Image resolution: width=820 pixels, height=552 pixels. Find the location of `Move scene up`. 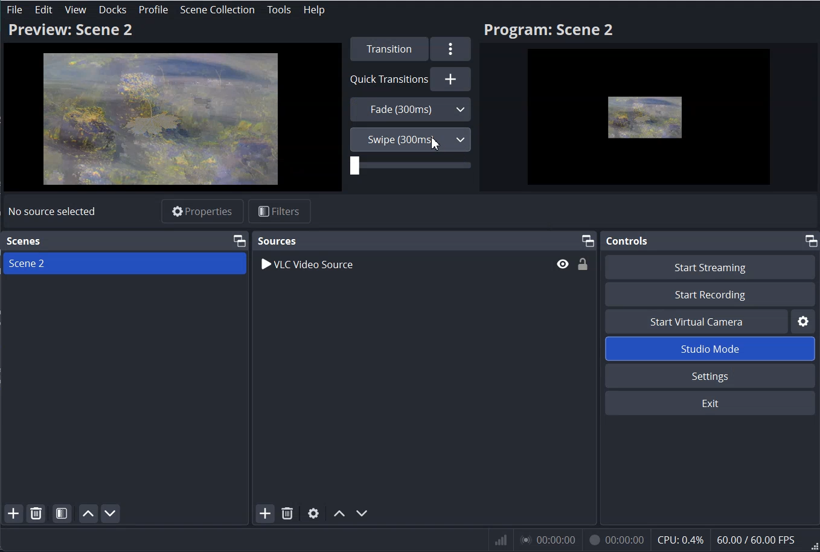

Move scene up is located at coordinates (88, 513).